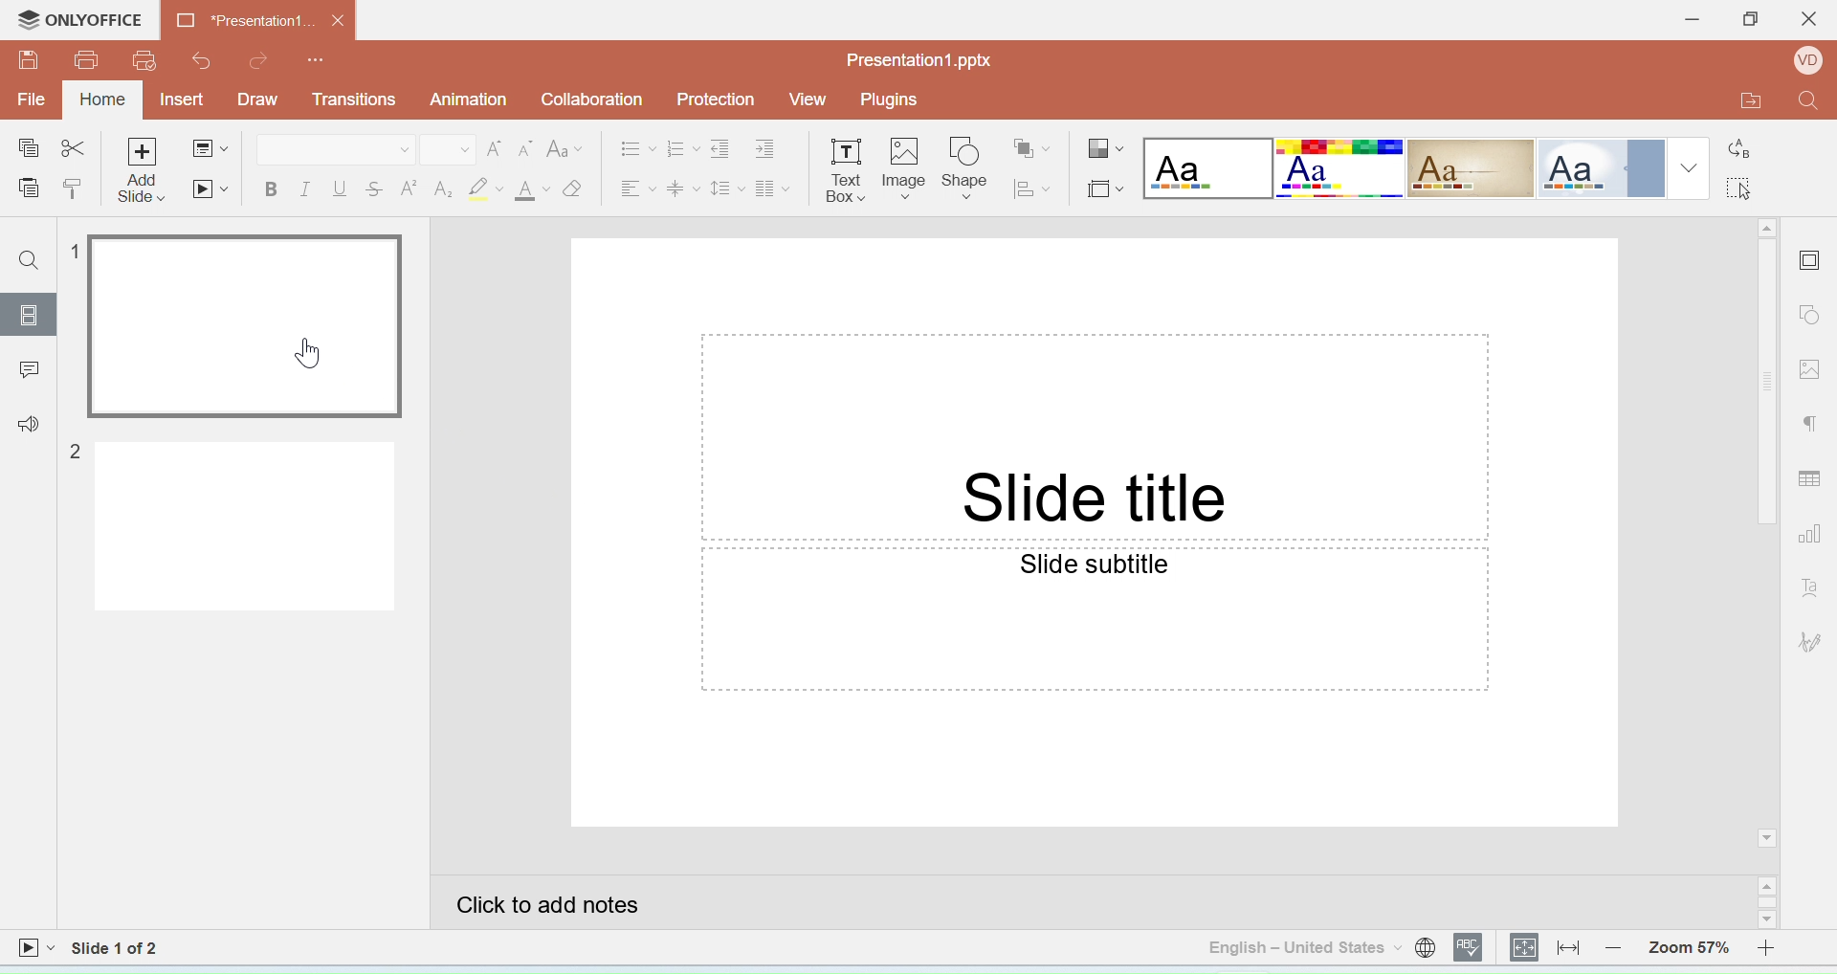 The height and width of the screenshot is (974, 1837). Describe the element at coordinates (1472, 169) in the screenshot. I see `Lines` at that location.